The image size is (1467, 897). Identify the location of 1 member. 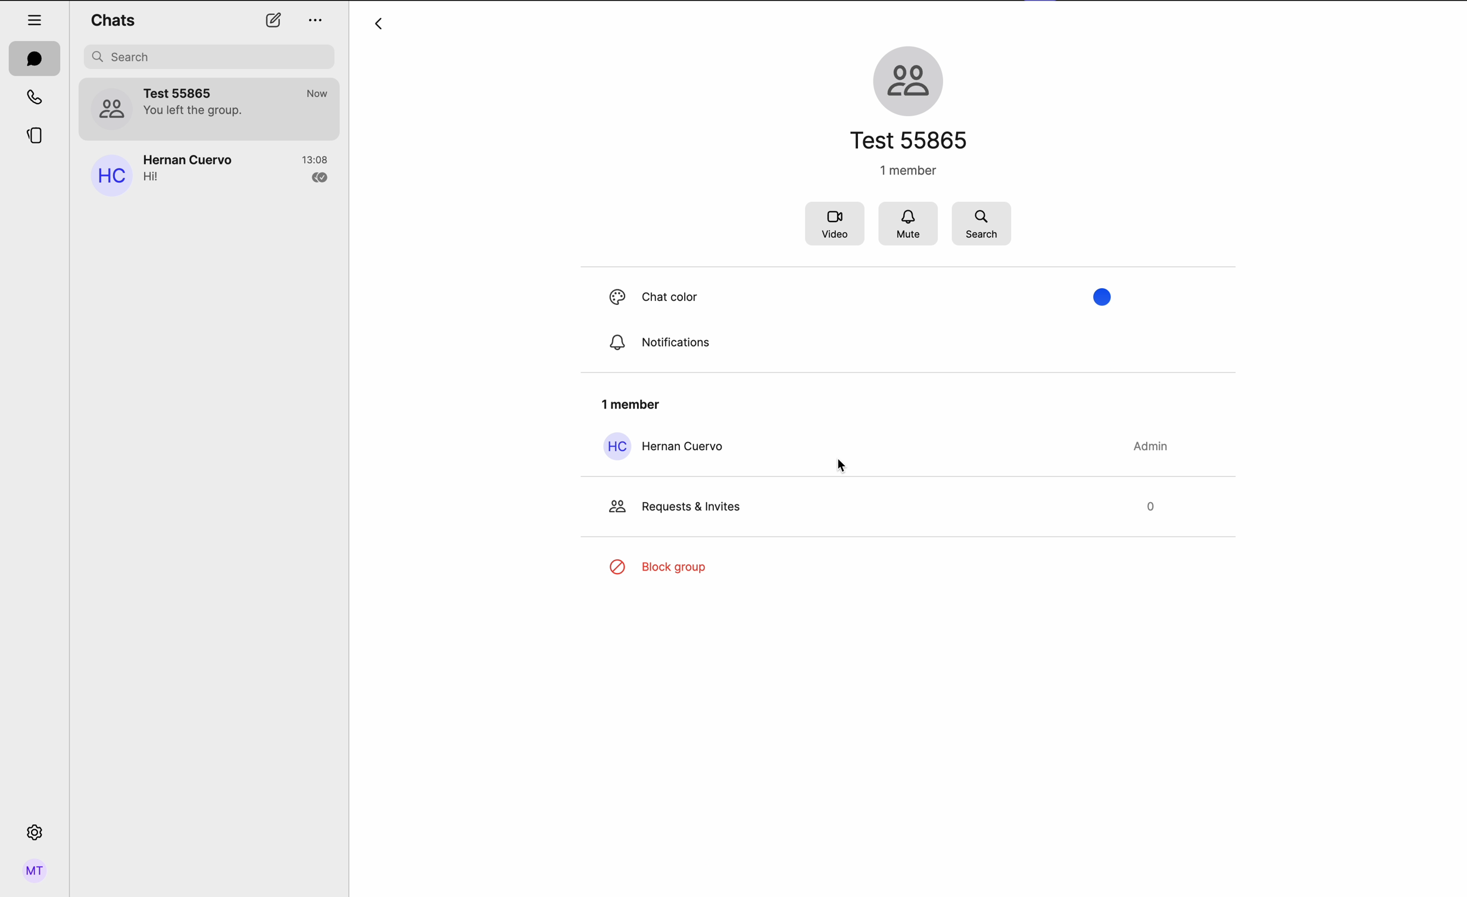
(635, 404).